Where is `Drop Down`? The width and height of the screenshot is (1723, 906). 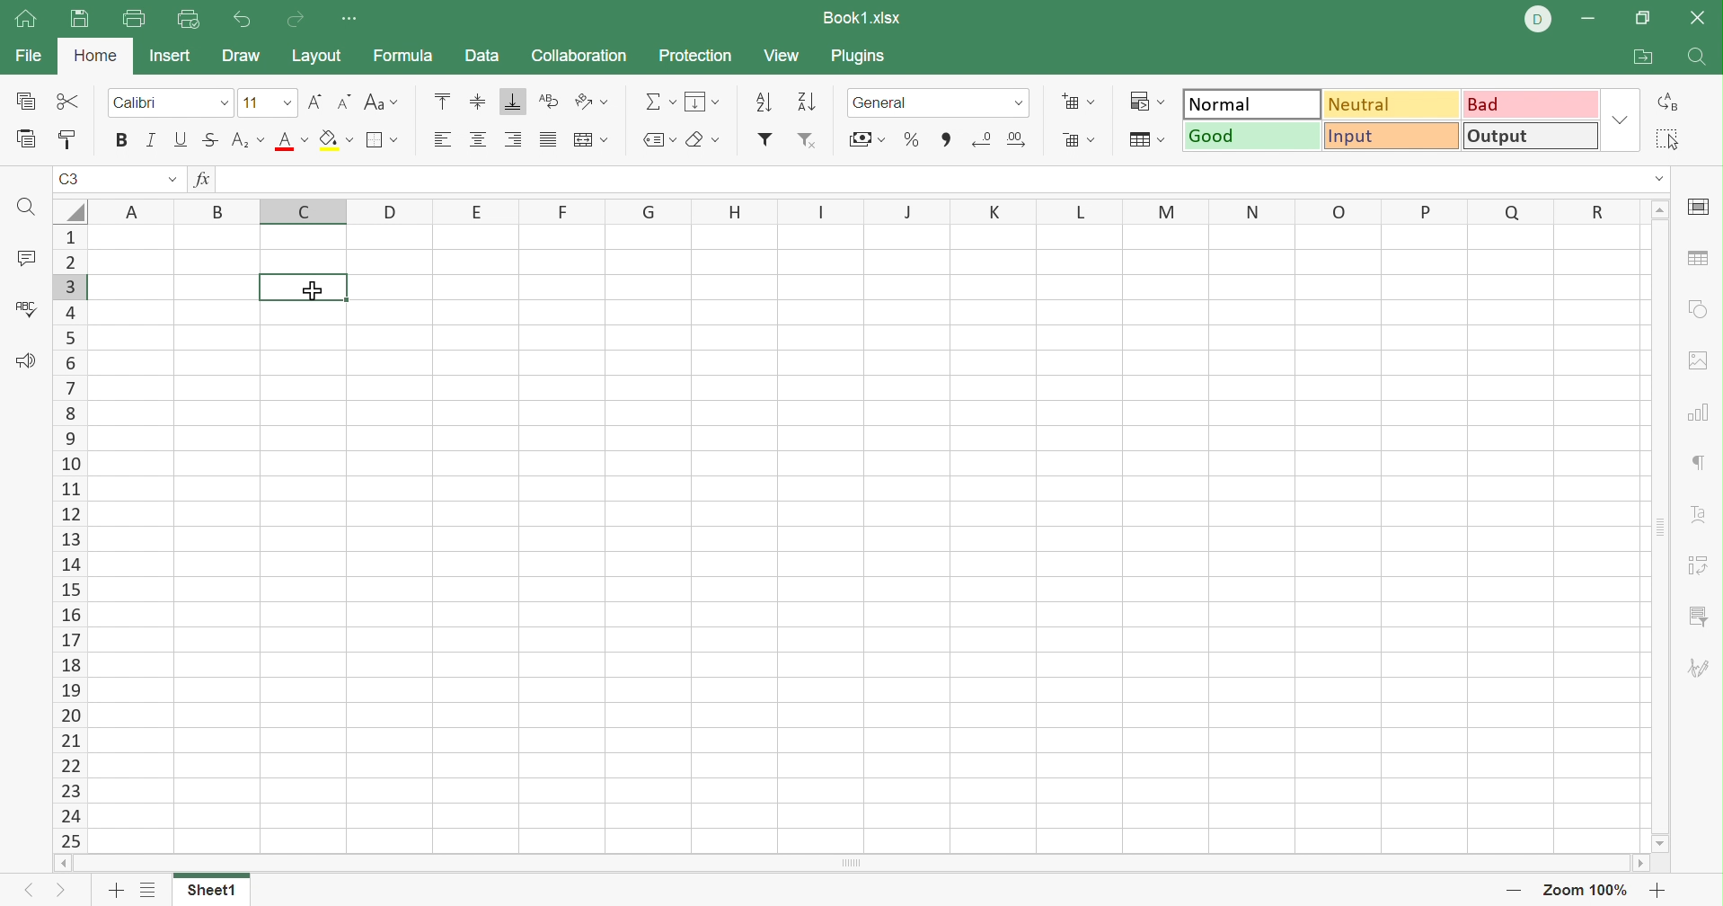
Drop Down is located at coordinates (283, 102).